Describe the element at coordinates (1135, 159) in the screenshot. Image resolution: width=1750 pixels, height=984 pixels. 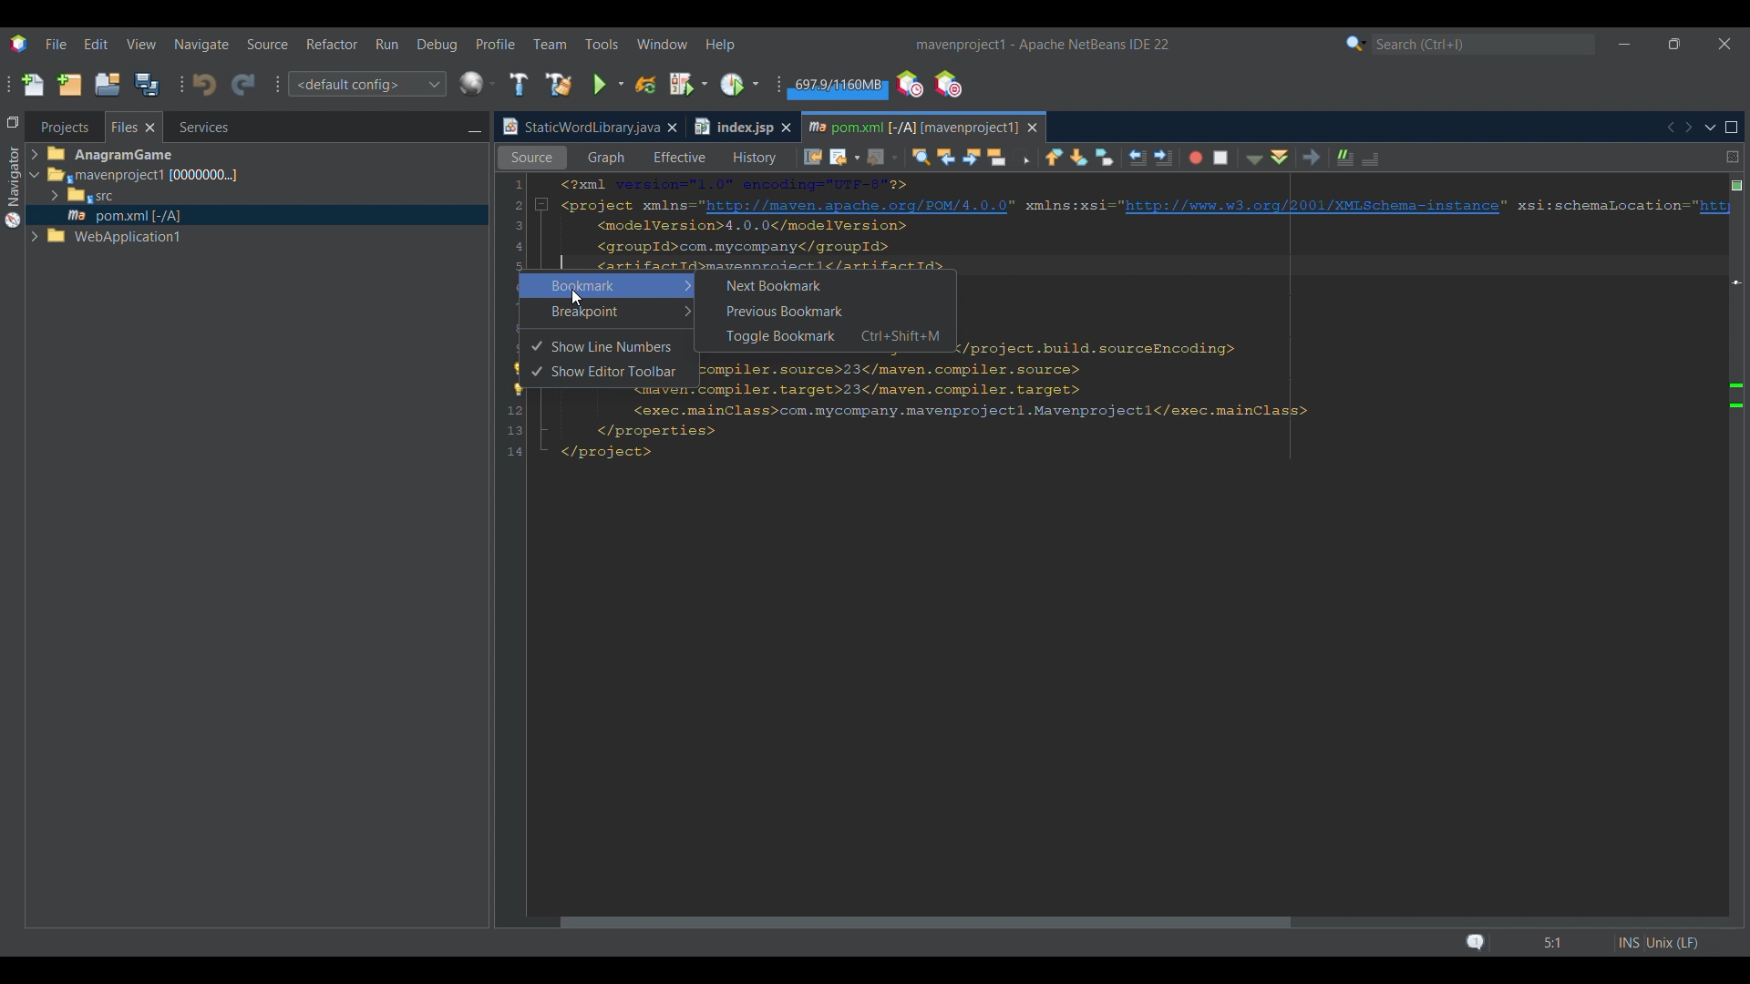
I see `Shift line left` at that location.